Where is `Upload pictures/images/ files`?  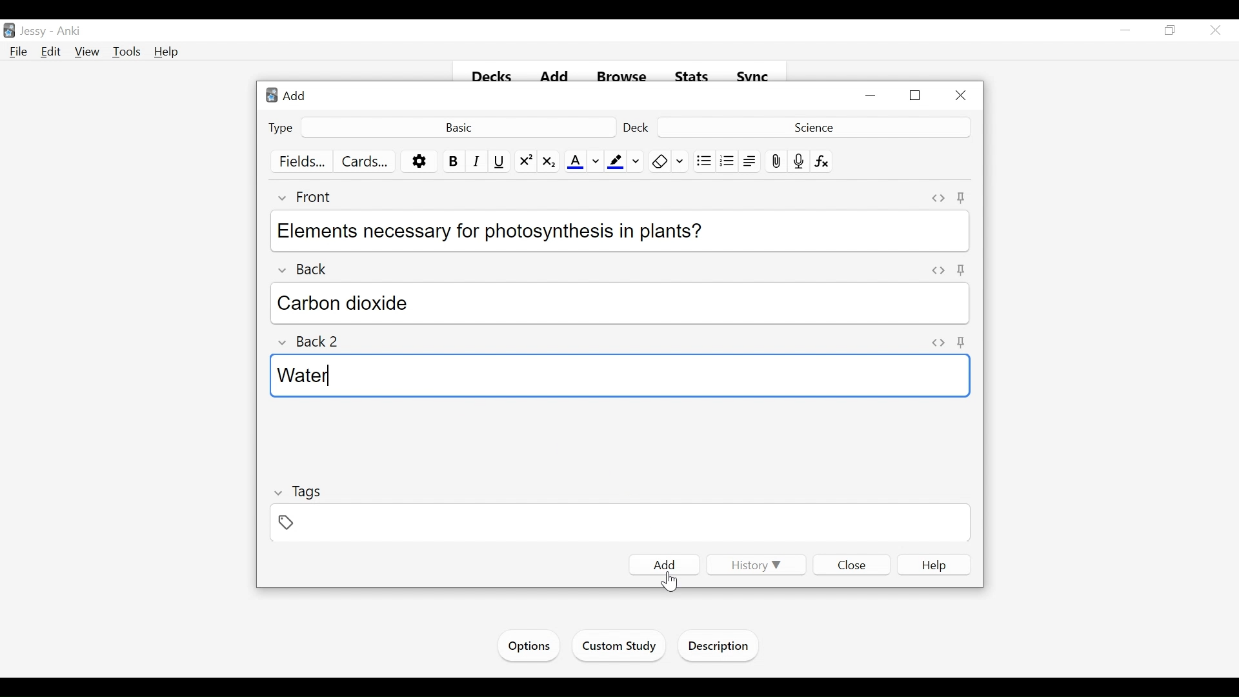 Upload pictures/images/ files is located at coordinates (775, 161).